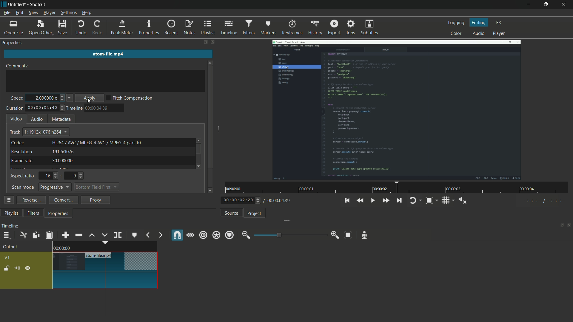  Describe the element at coordinates (351, 27) in the screenshot. I see `jobs` at that location.